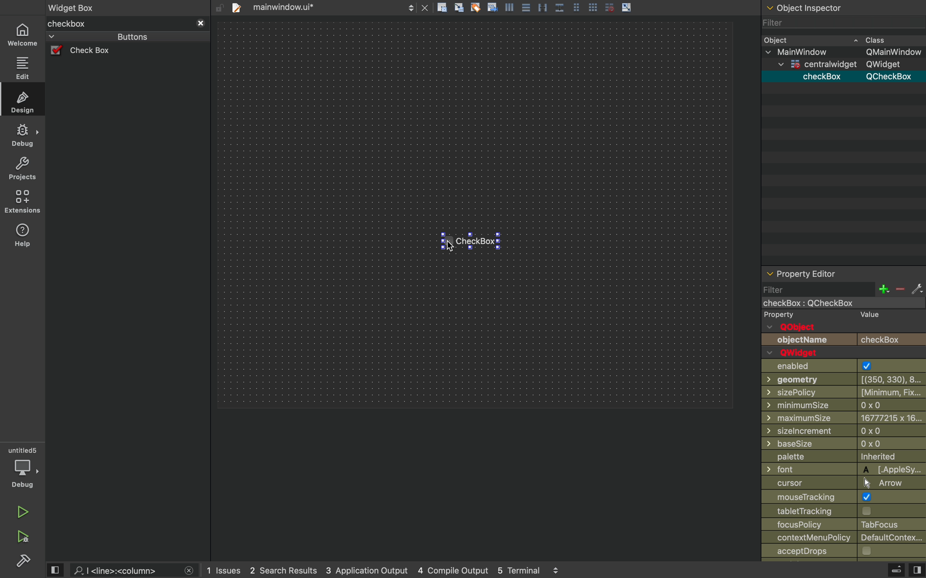  What do you see at coordinates (22, 135) in the screenshot?
I see `debug` at bounding box center [22, 135].